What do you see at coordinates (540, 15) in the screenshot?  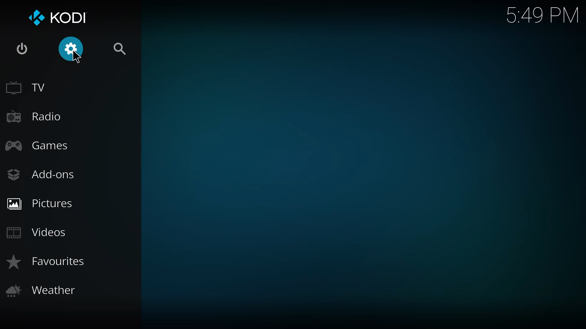 I see `time` at bounding box center [540, 15].